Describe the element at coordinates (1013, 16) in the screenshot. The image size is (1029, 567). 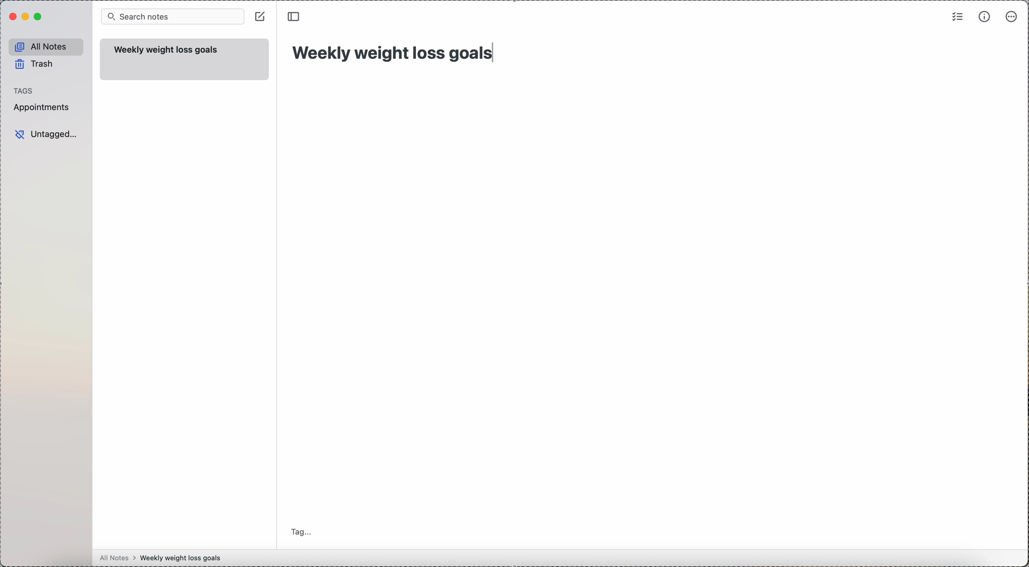
I see `more options` at that location.